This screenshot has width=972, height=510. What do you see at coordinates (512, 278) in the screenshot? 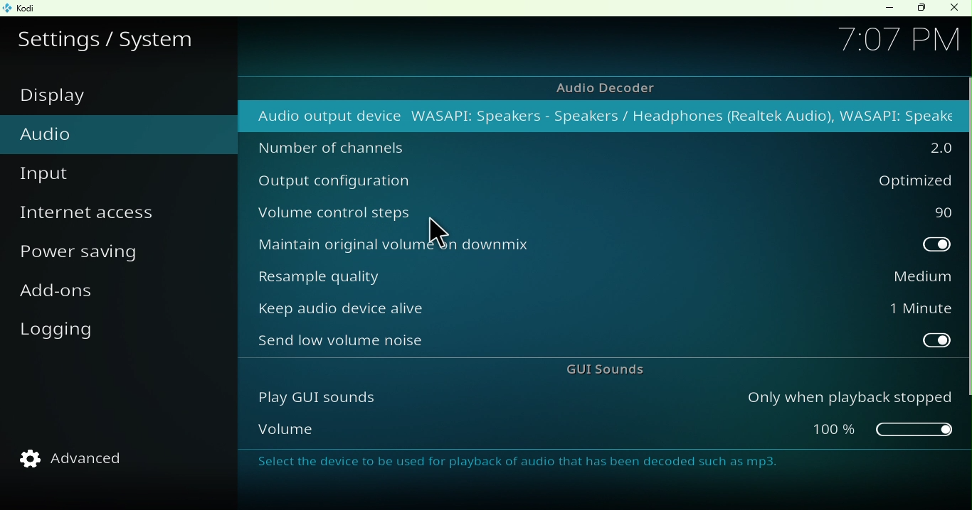
I see `Resample quality` at bounding box center [512, 278].